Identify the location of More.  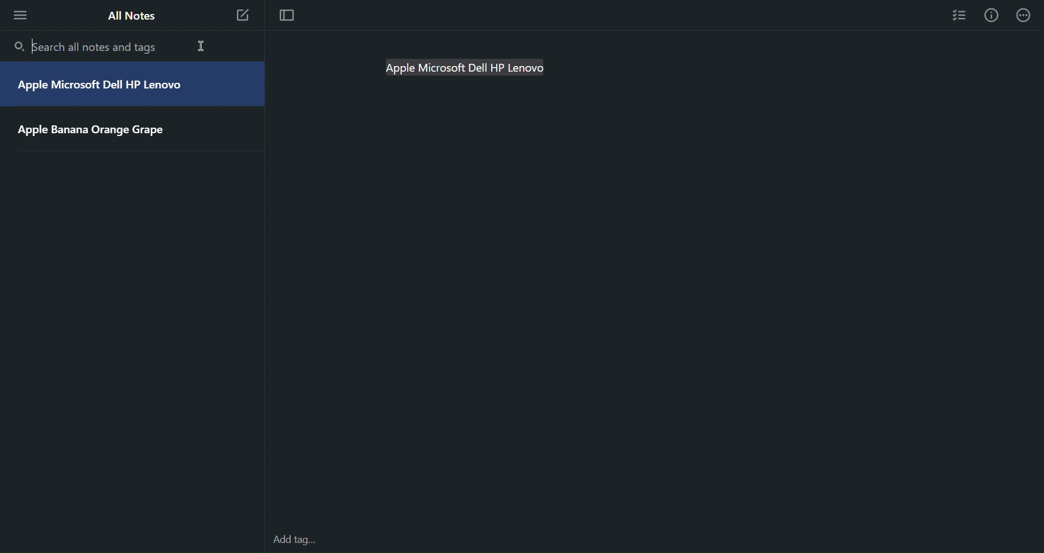
(19, 17).